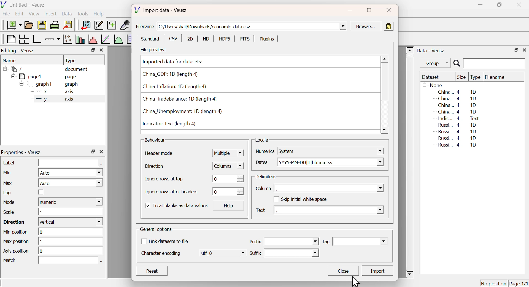  I want to click on Close, so click(344, 271).